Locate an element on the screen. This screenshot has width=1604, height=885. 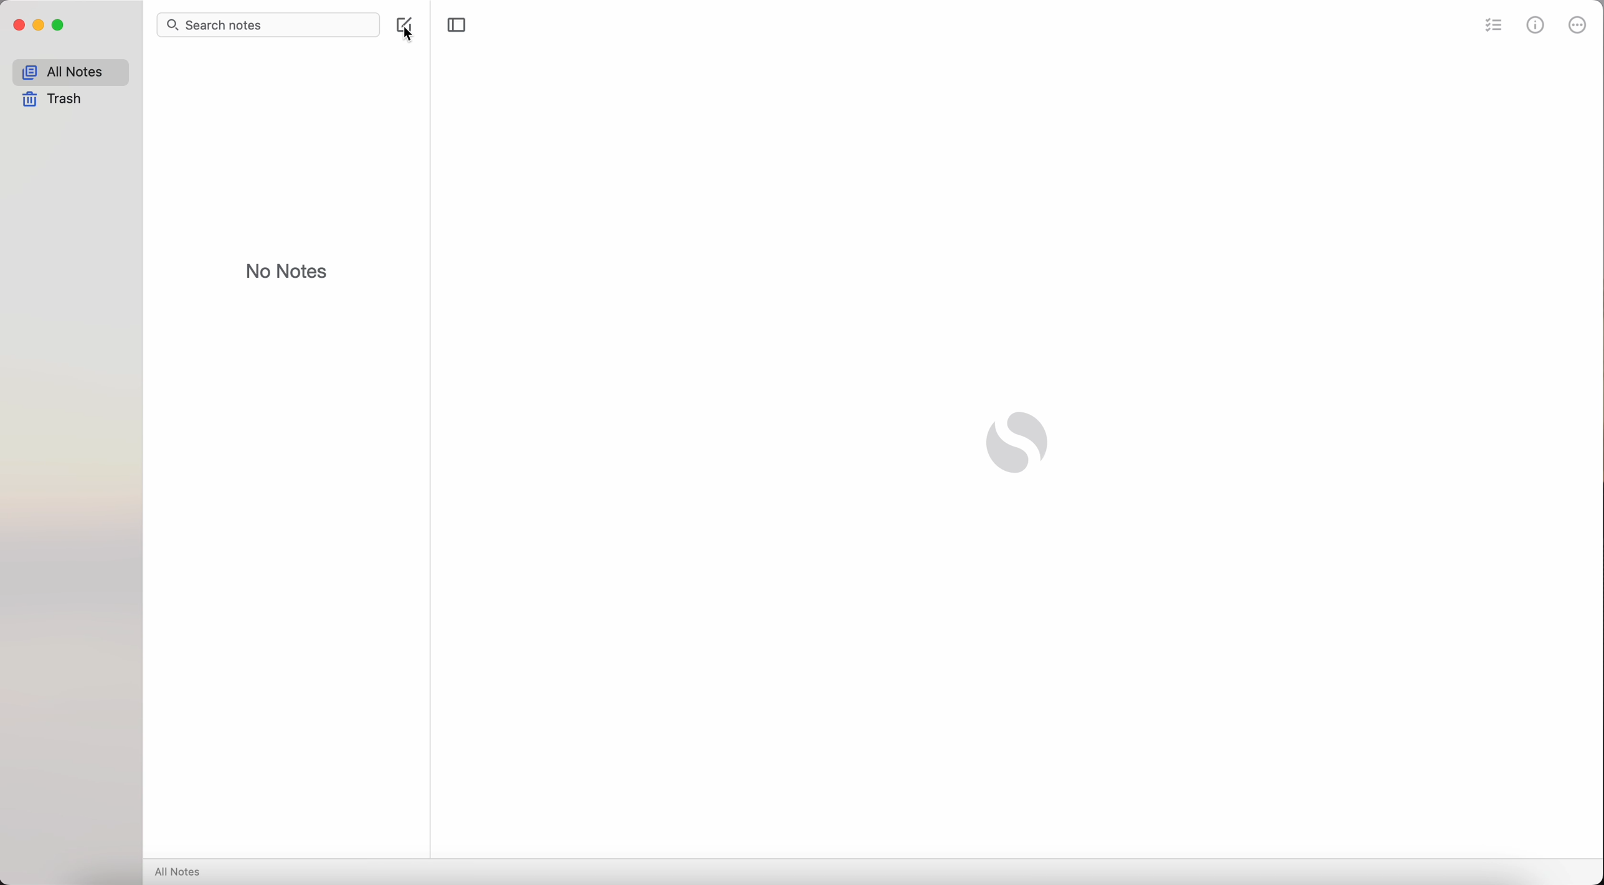
all notes is located at coordinates (70, 72).